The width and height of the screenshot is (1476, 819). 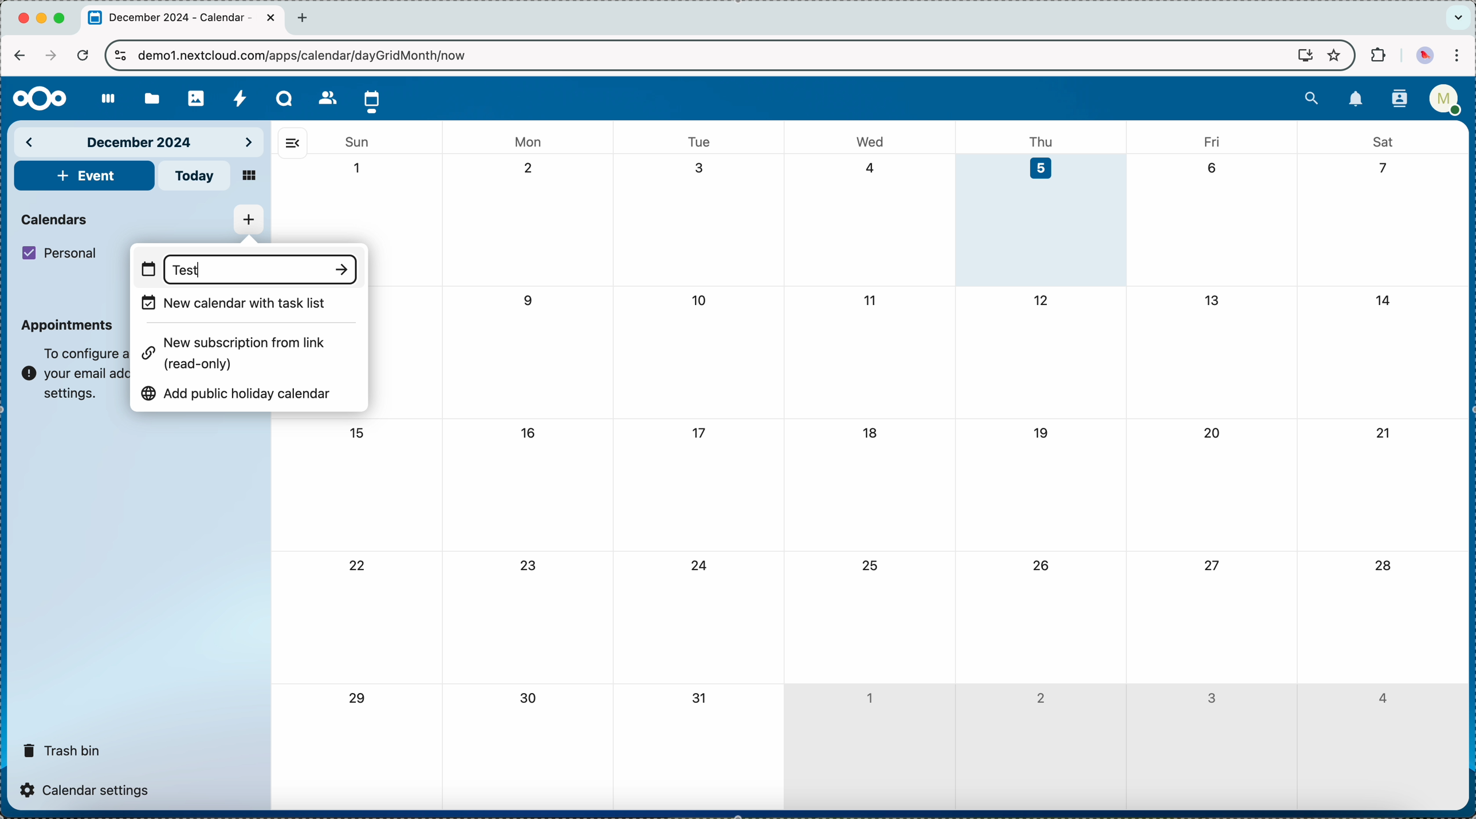 I want to click on 31, so click(x=700, y=699).